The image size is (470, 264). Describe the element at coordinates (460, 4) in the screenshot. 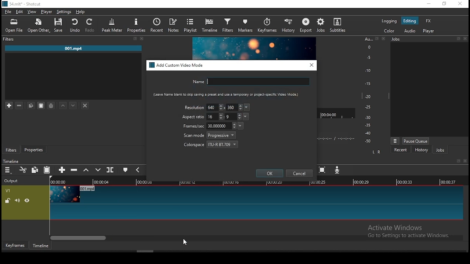

I see `close window` at that location.